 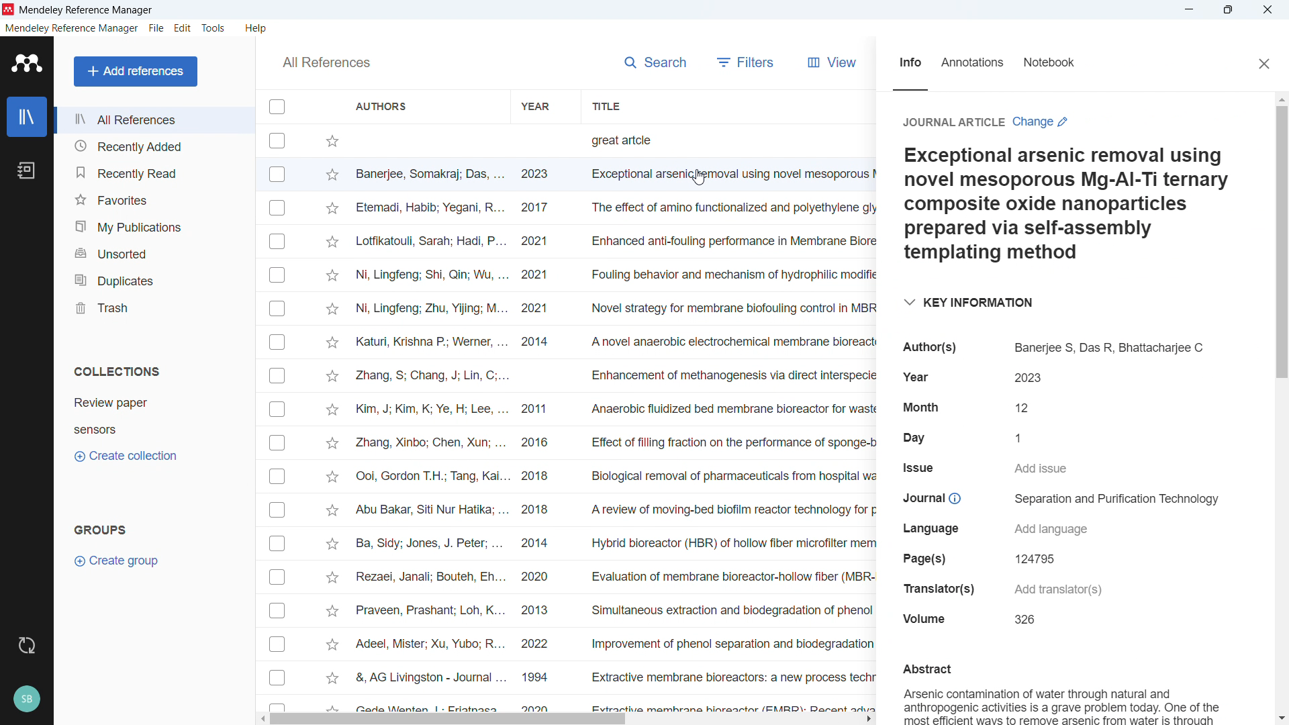 I want to click on Add language , so click(x=1050, y=530).